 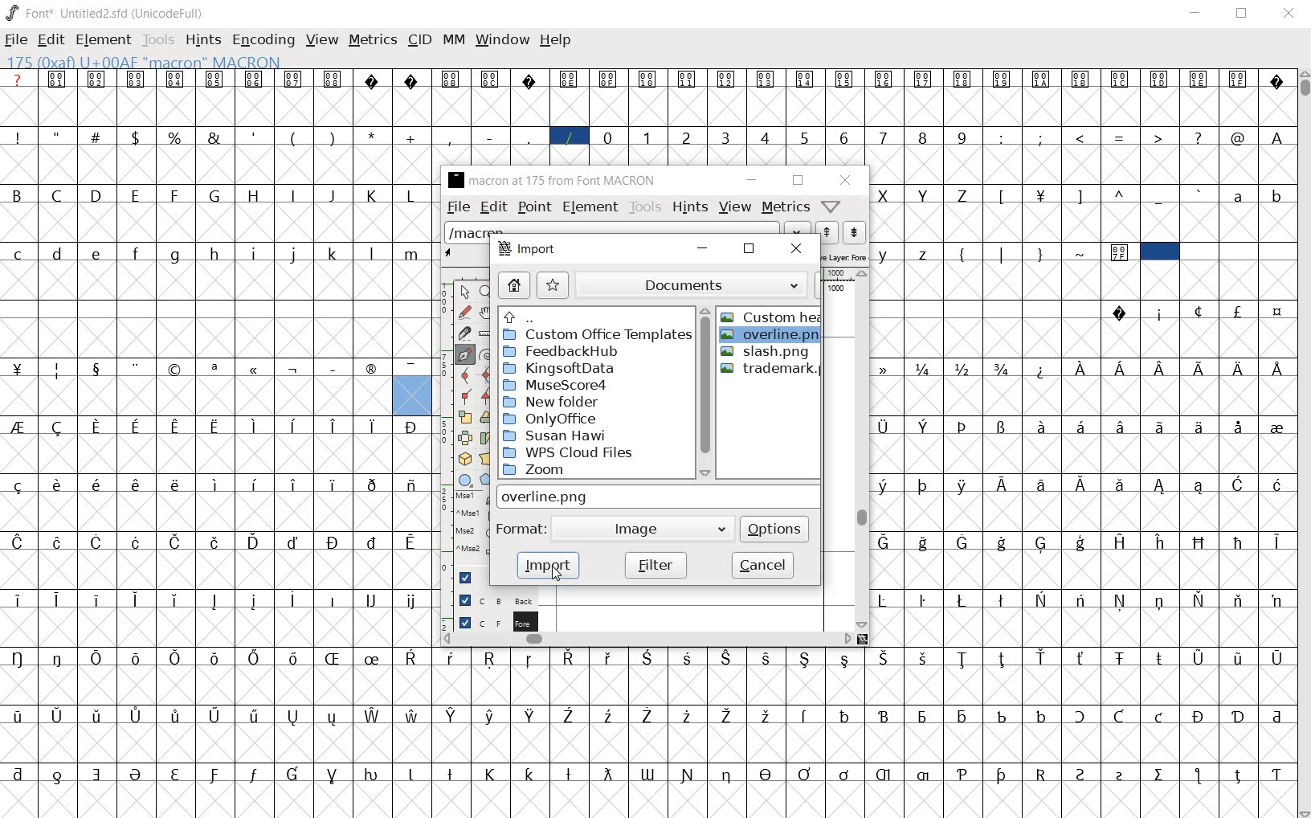 I want to click on Mouse left button, so click(x=472, y=499).